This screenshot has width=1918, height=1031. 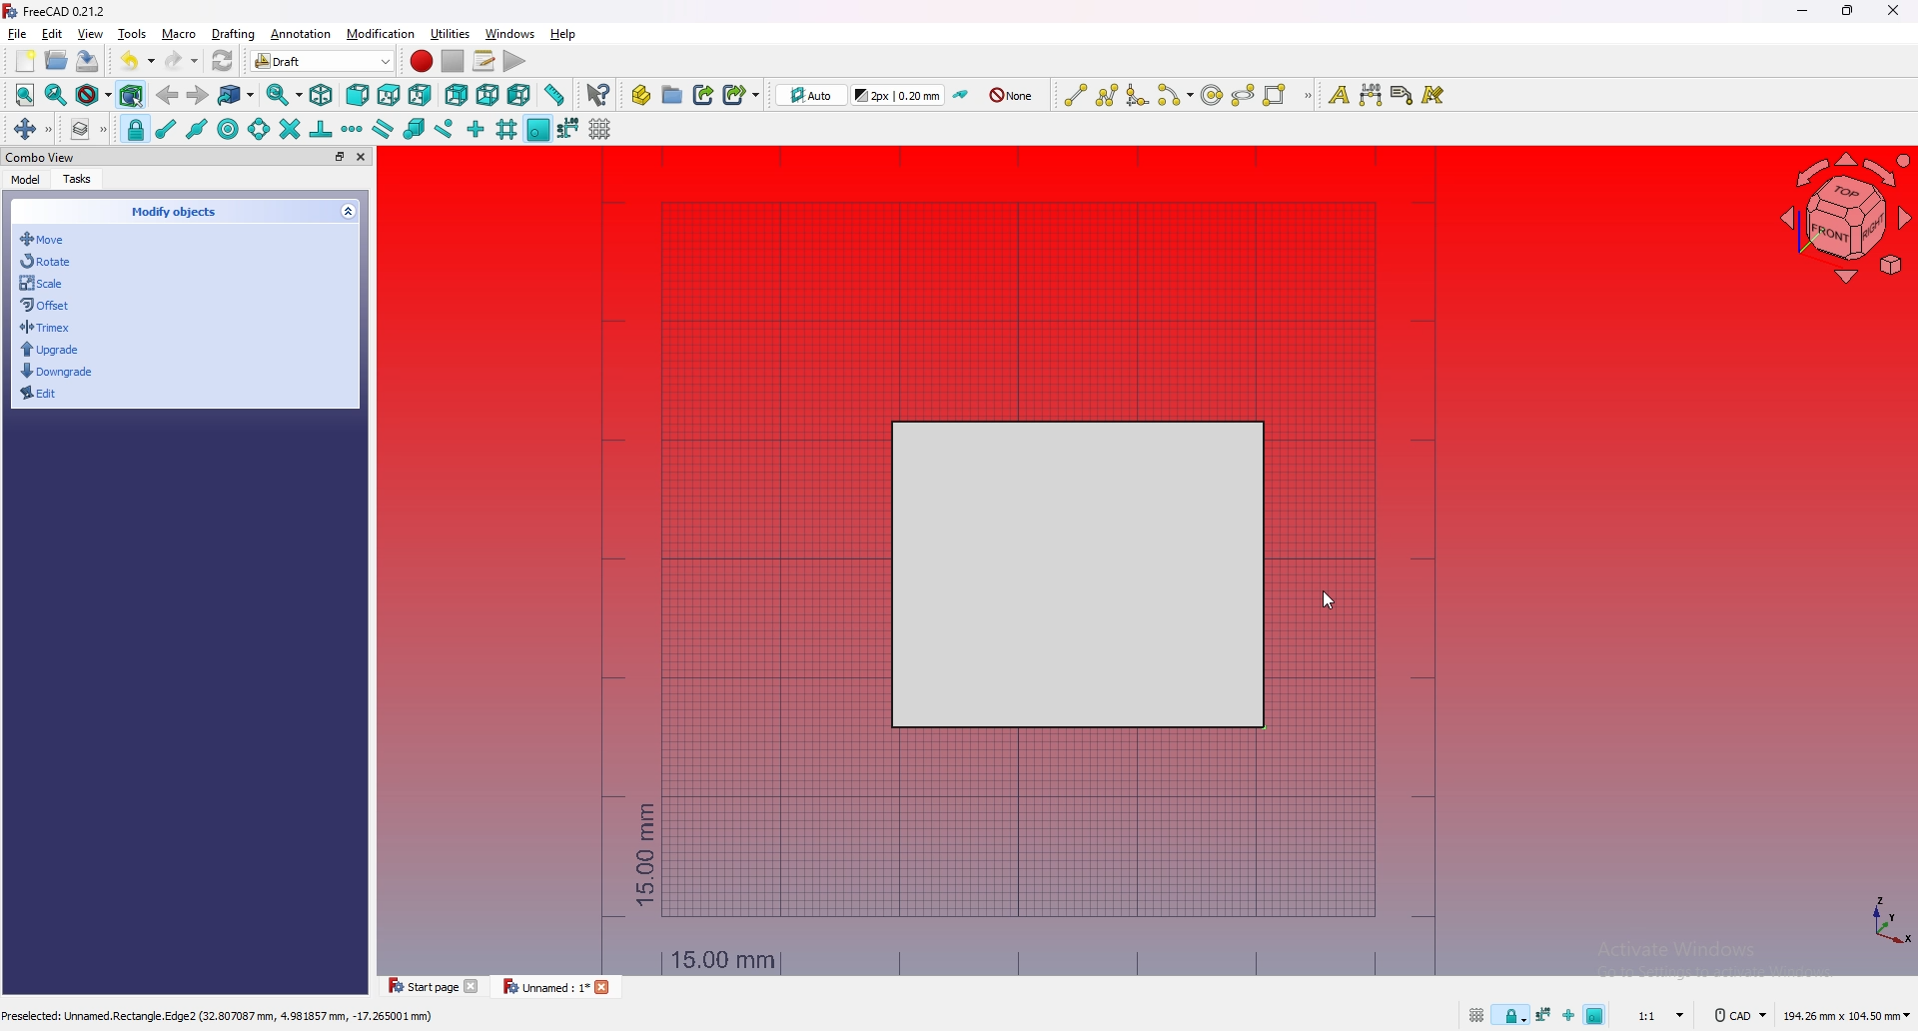 I want to click on view, so click(x=90, y=34).